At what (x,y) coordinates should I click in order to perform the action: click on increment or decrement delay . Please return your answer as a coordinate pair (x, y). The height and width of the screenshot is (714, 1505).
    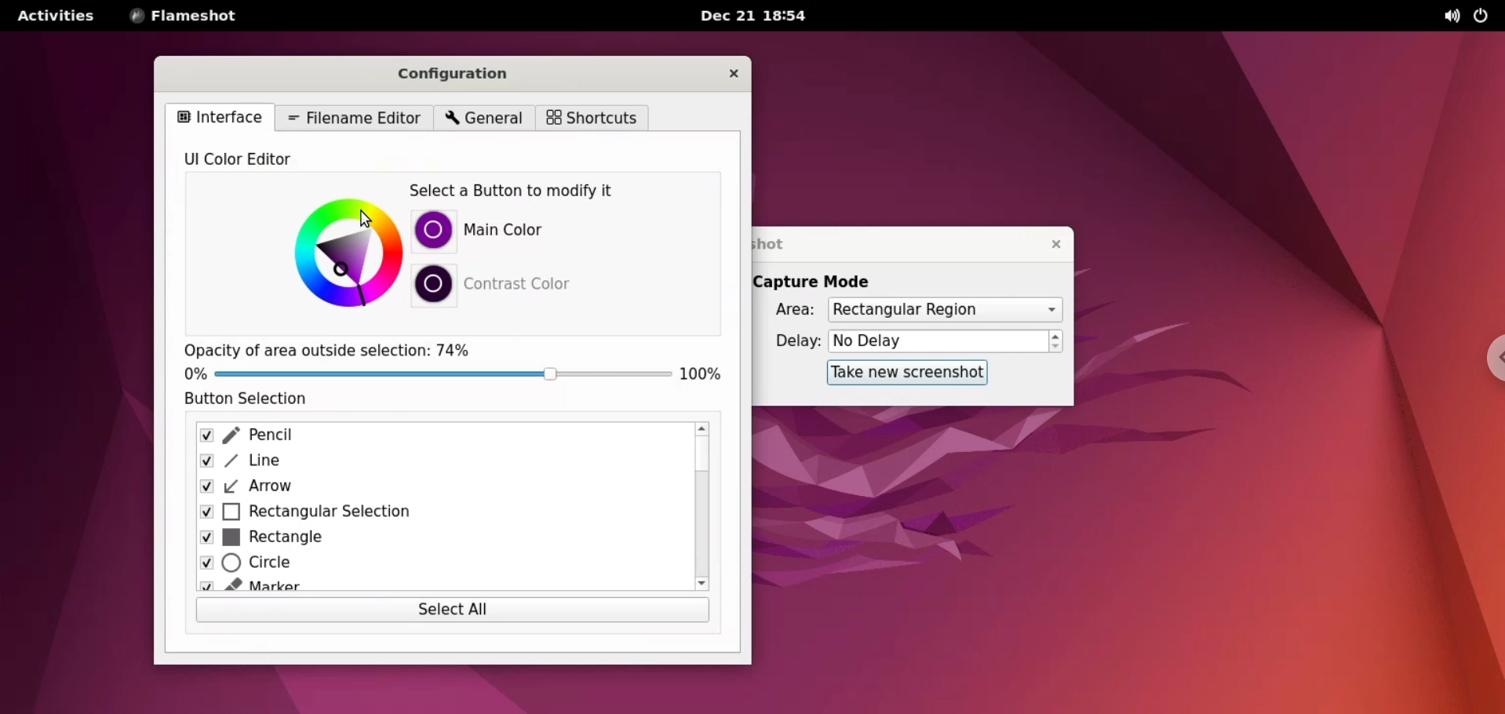
    Looking at the image, I should click on (1058, 342).